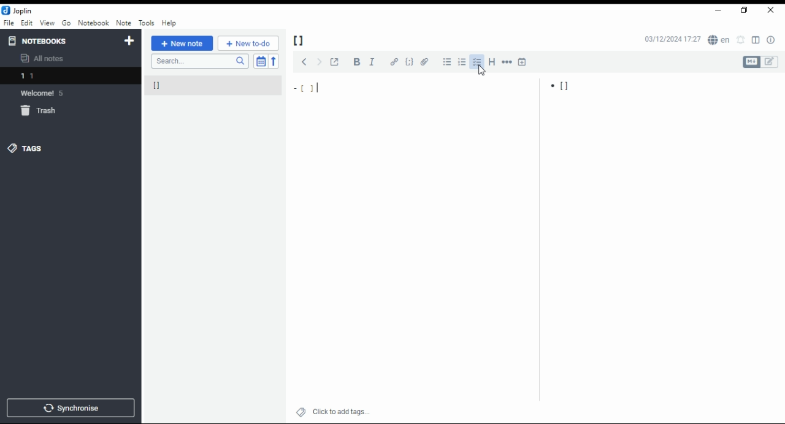  I want to click on insert time, so click(523, 62).